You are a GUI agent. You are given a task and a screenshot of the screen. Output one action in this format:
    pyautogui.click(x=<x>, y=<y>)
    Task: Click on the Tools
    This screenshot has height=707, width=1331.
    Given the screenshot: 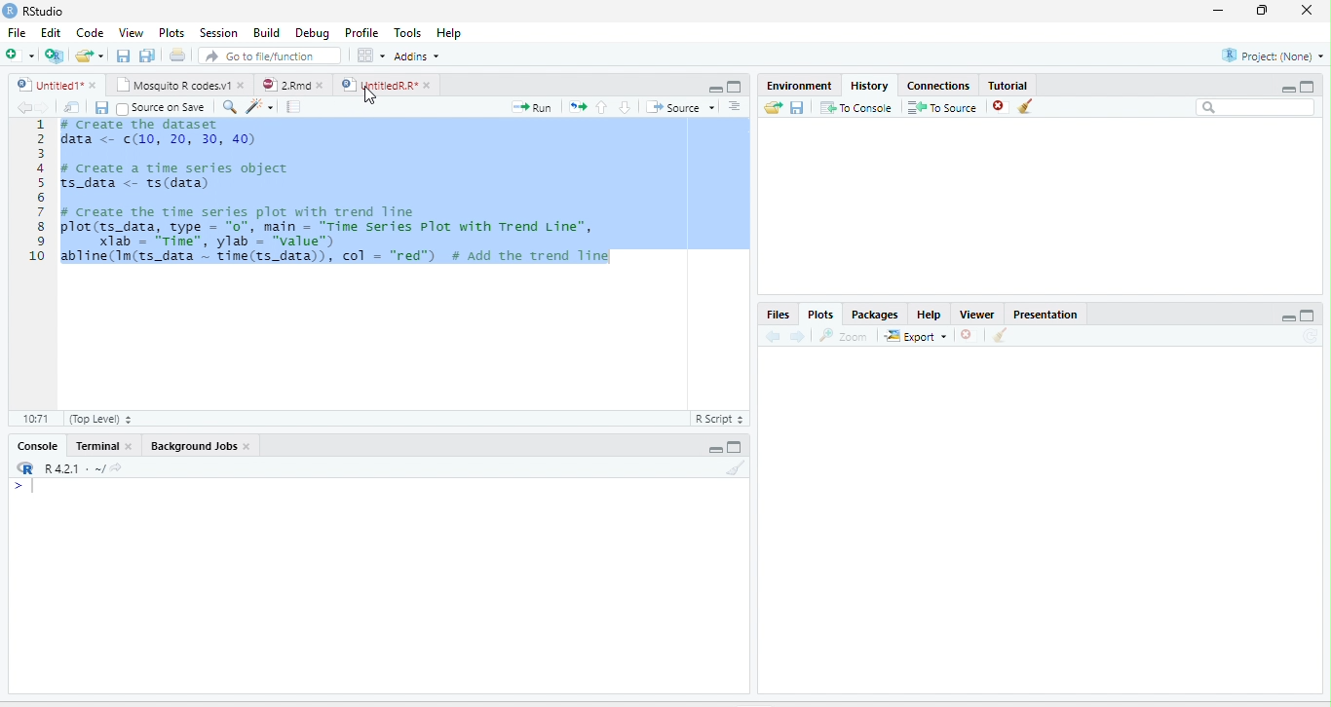 What is the action you would take?
    pyautogui.click(x=406, y=32)
    